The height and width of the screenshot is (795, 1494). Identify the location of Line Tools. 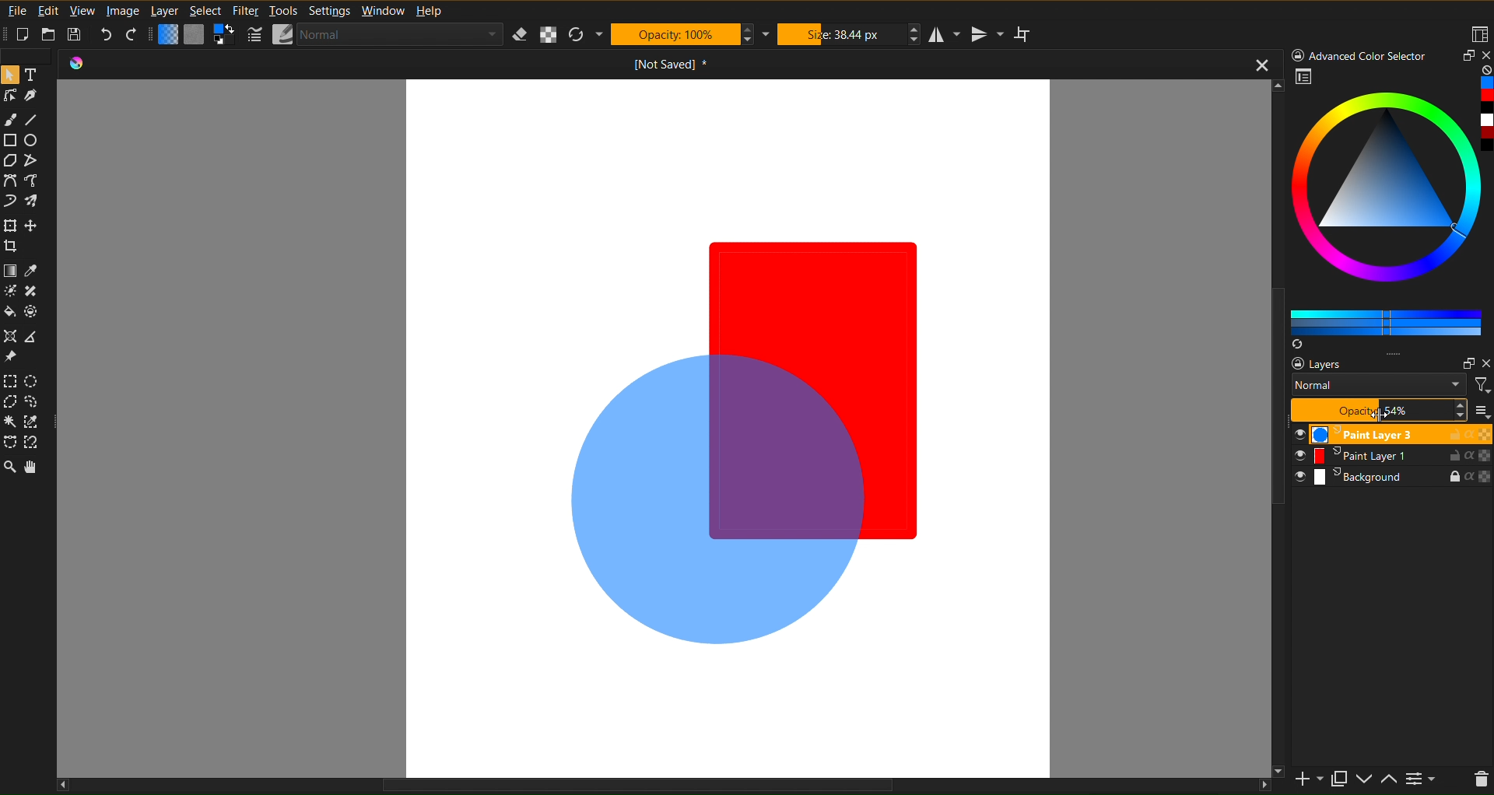
(27, 96).